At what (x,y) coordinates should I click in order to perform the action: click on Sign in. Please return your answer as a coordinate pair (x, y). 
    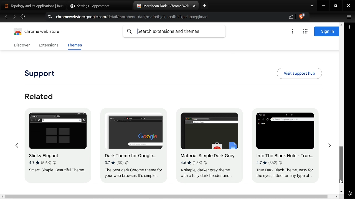
    Looking at the image, I should click on (326, 32).